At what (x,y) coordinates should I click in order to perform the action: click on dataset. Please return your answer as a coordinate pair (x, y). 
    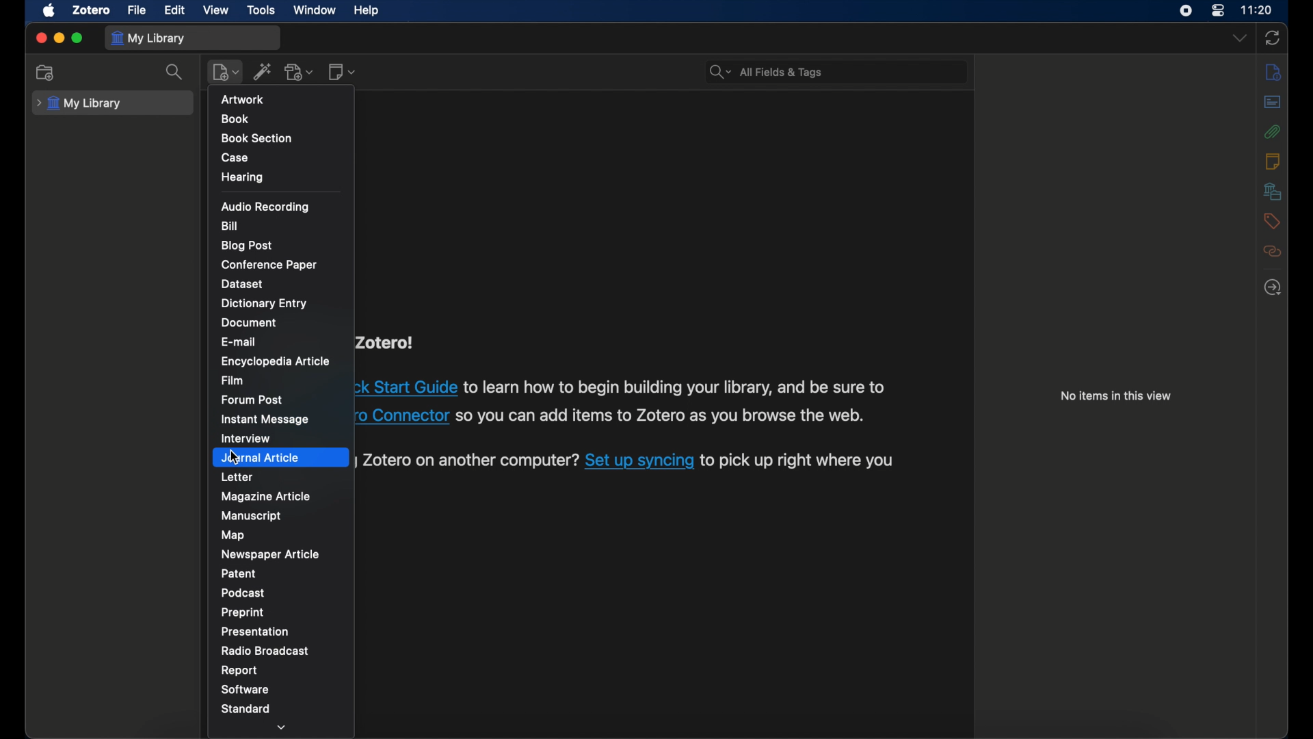
    Looking at the image, I should click on (243, 283).